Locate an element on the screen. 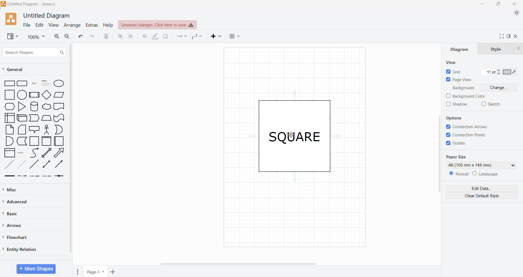 This screenshot has height=277, width=523. Zoom Out is located at coordinates (67, 37).